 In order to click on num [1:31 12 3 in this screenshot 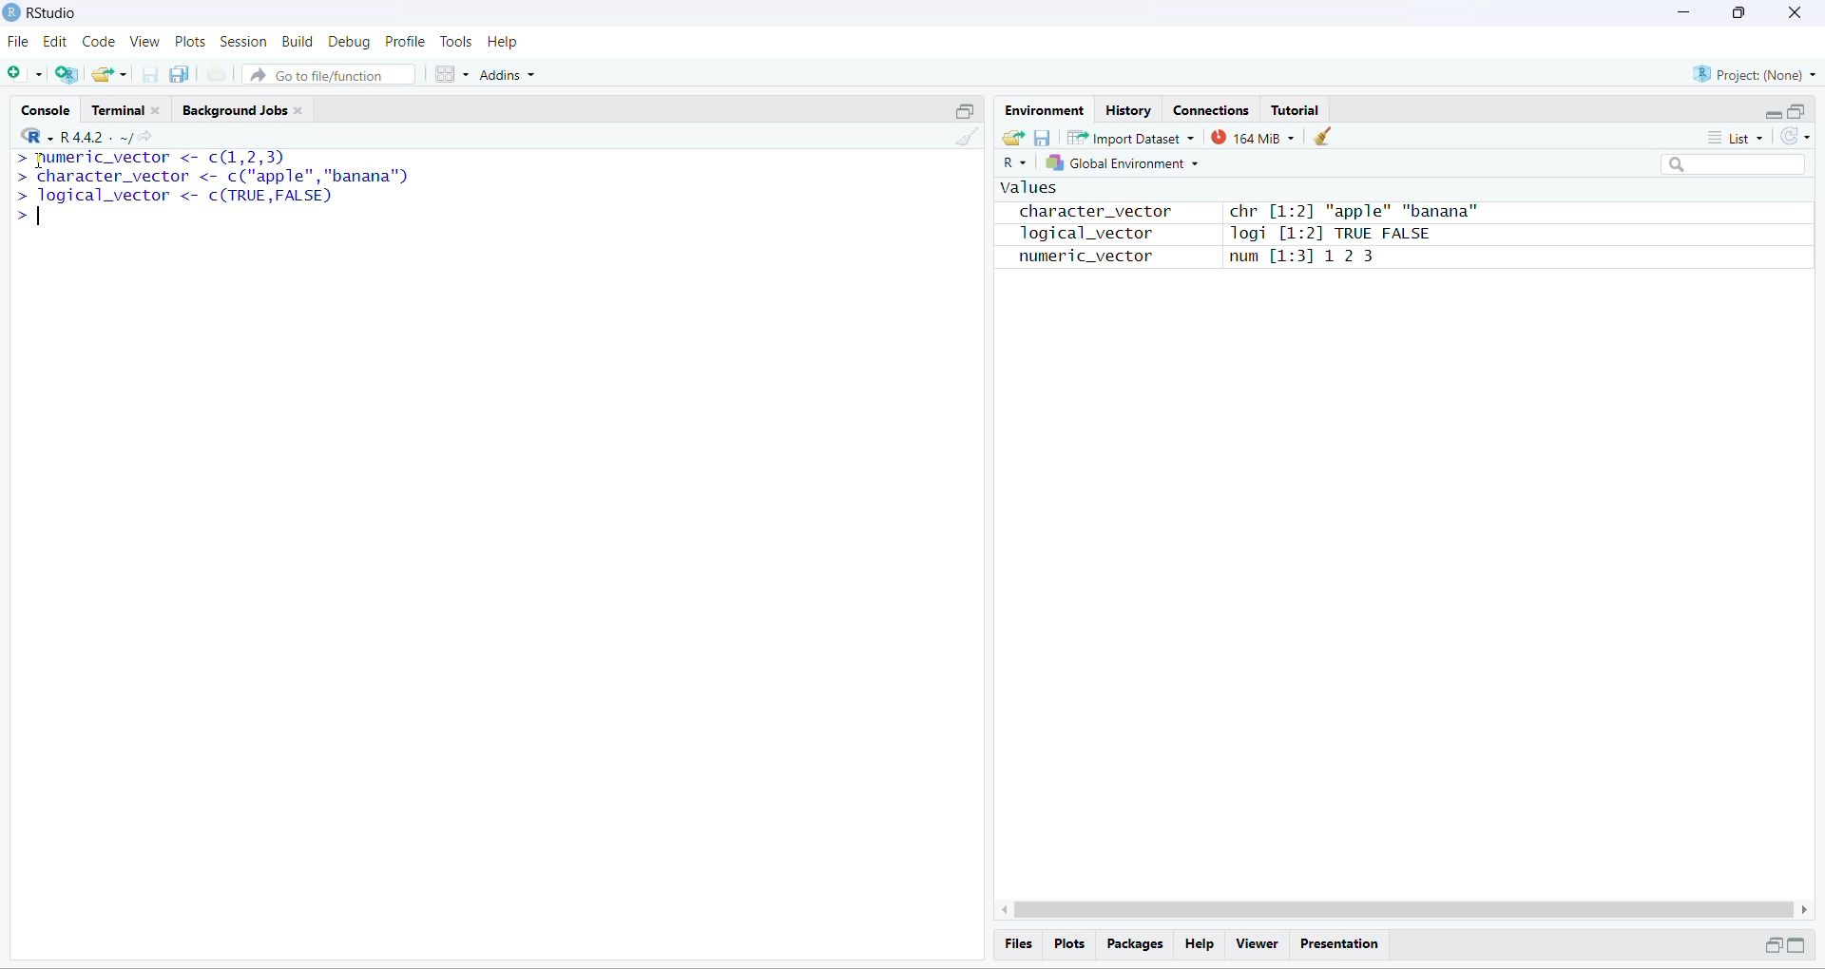, I will do `click(1304, 258)`.